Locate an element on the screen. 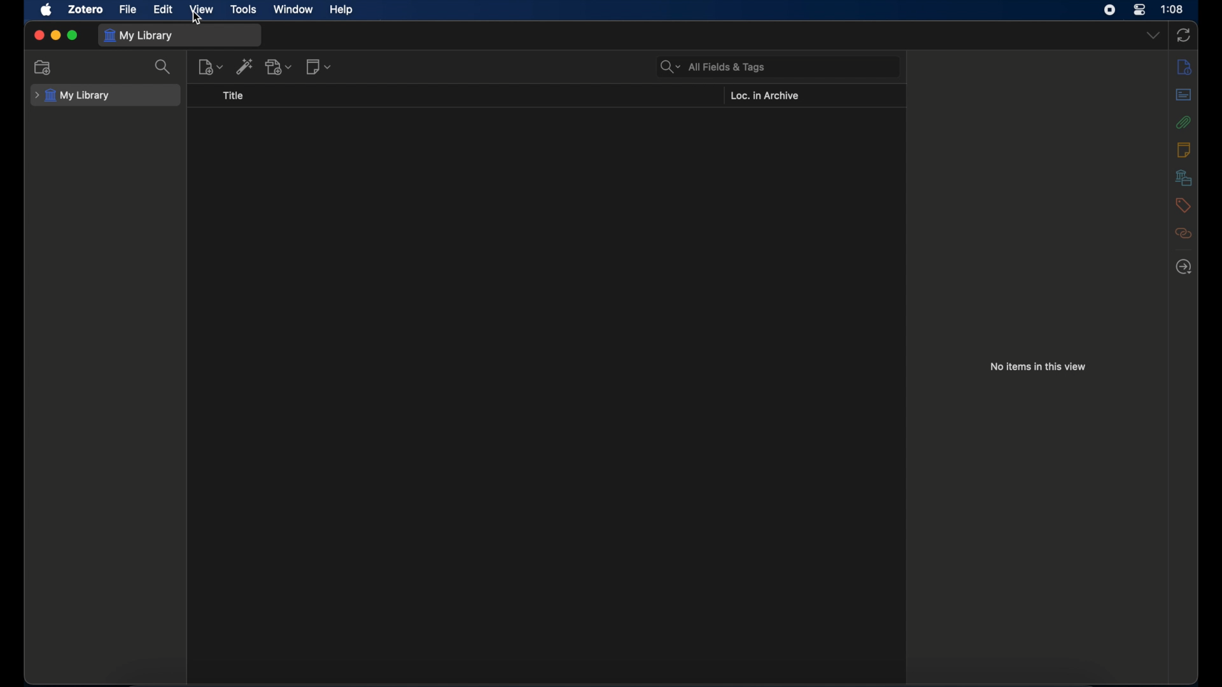 This screenshot has width=1222, height=687. info is located at coordinates (1184, 67).